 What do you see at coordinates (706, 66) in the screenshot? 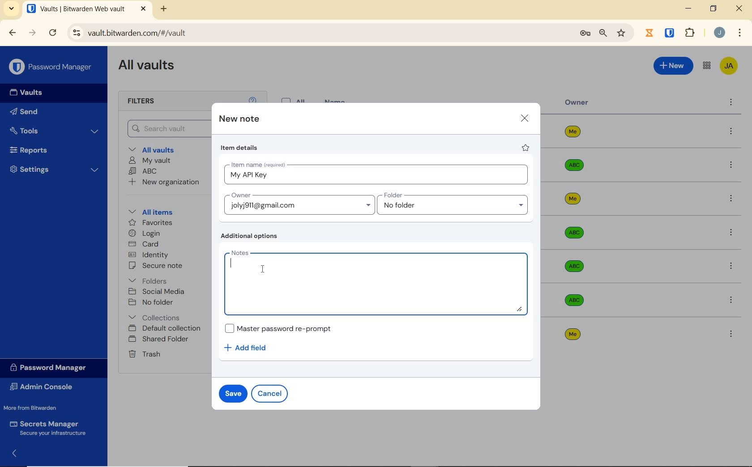
I see `toggle between admin console and password manager` at bounding box center [706, 66].